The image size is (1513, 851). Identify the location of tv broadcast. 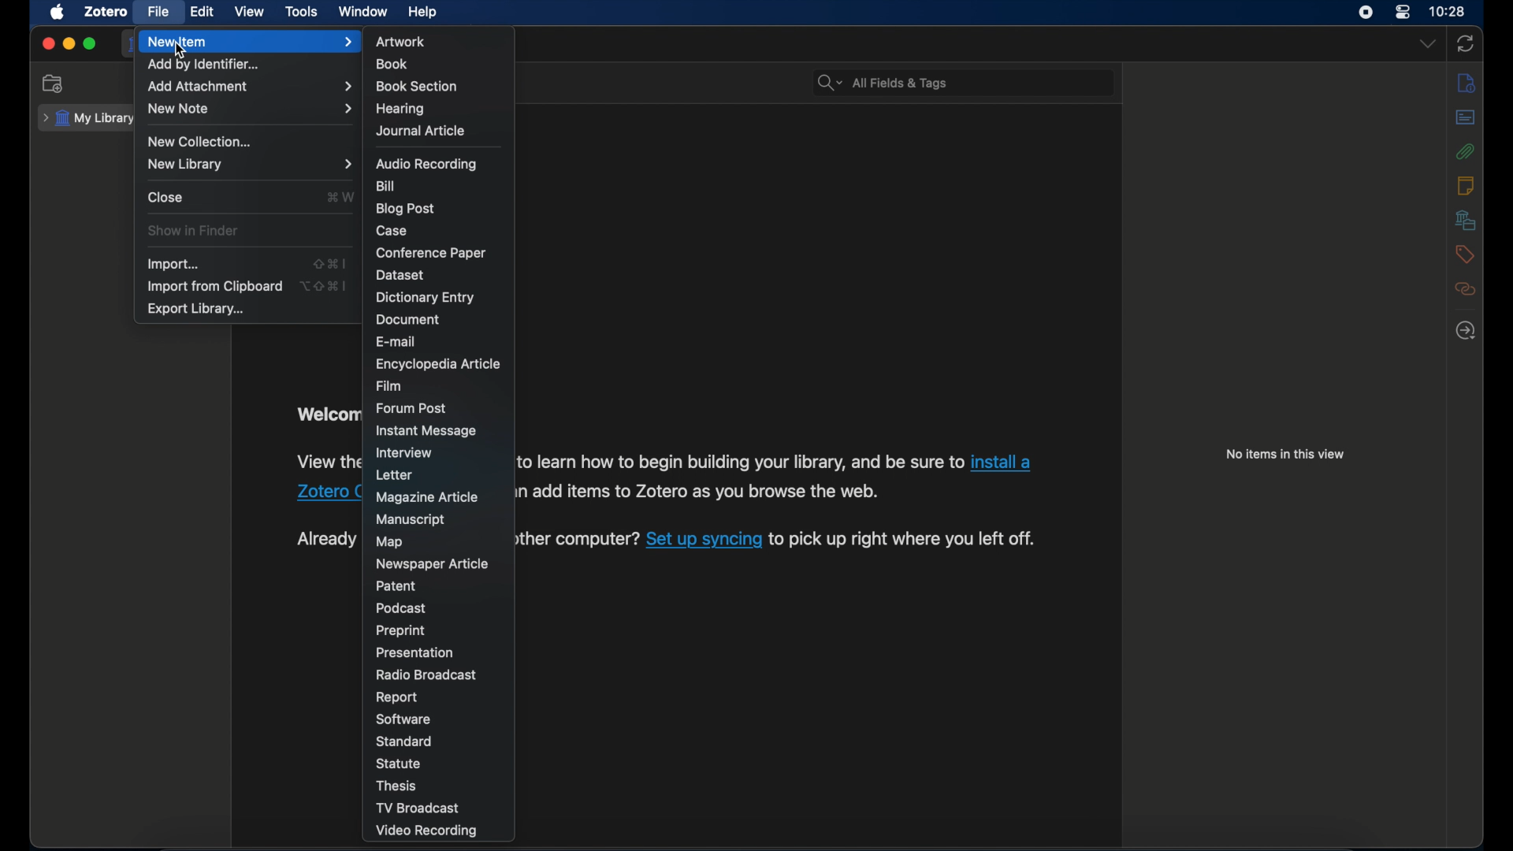
(421, 808).